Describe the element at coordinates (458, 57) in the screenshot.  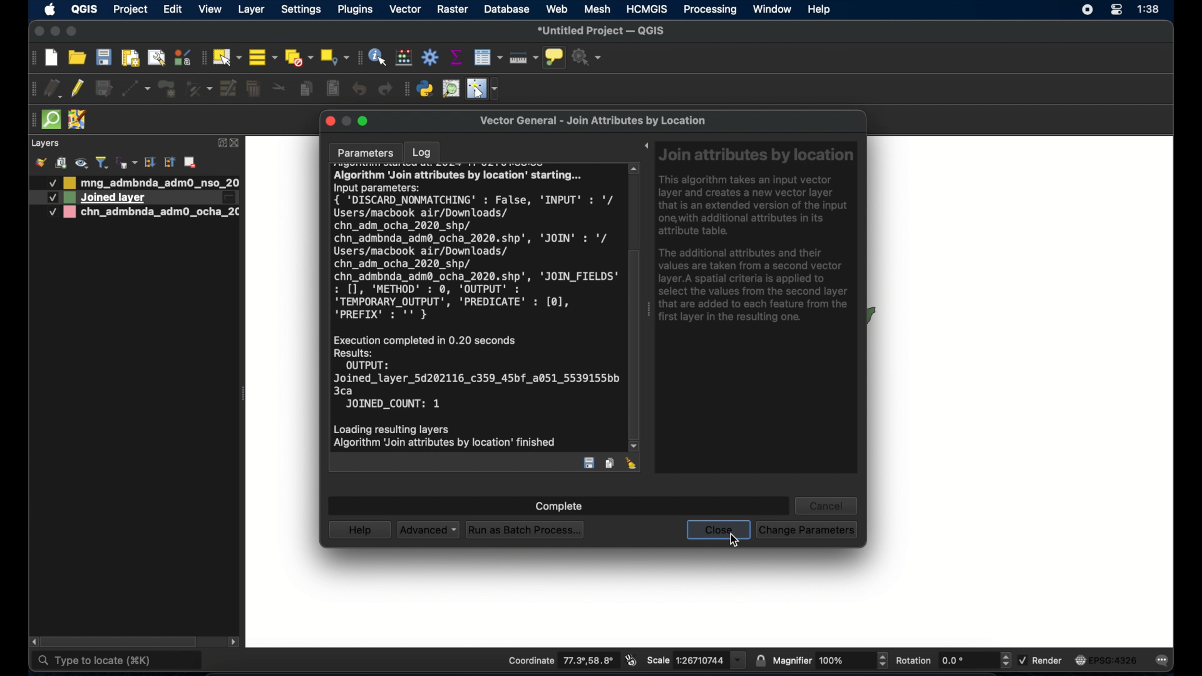
I see `show statistical summary ` at that location.